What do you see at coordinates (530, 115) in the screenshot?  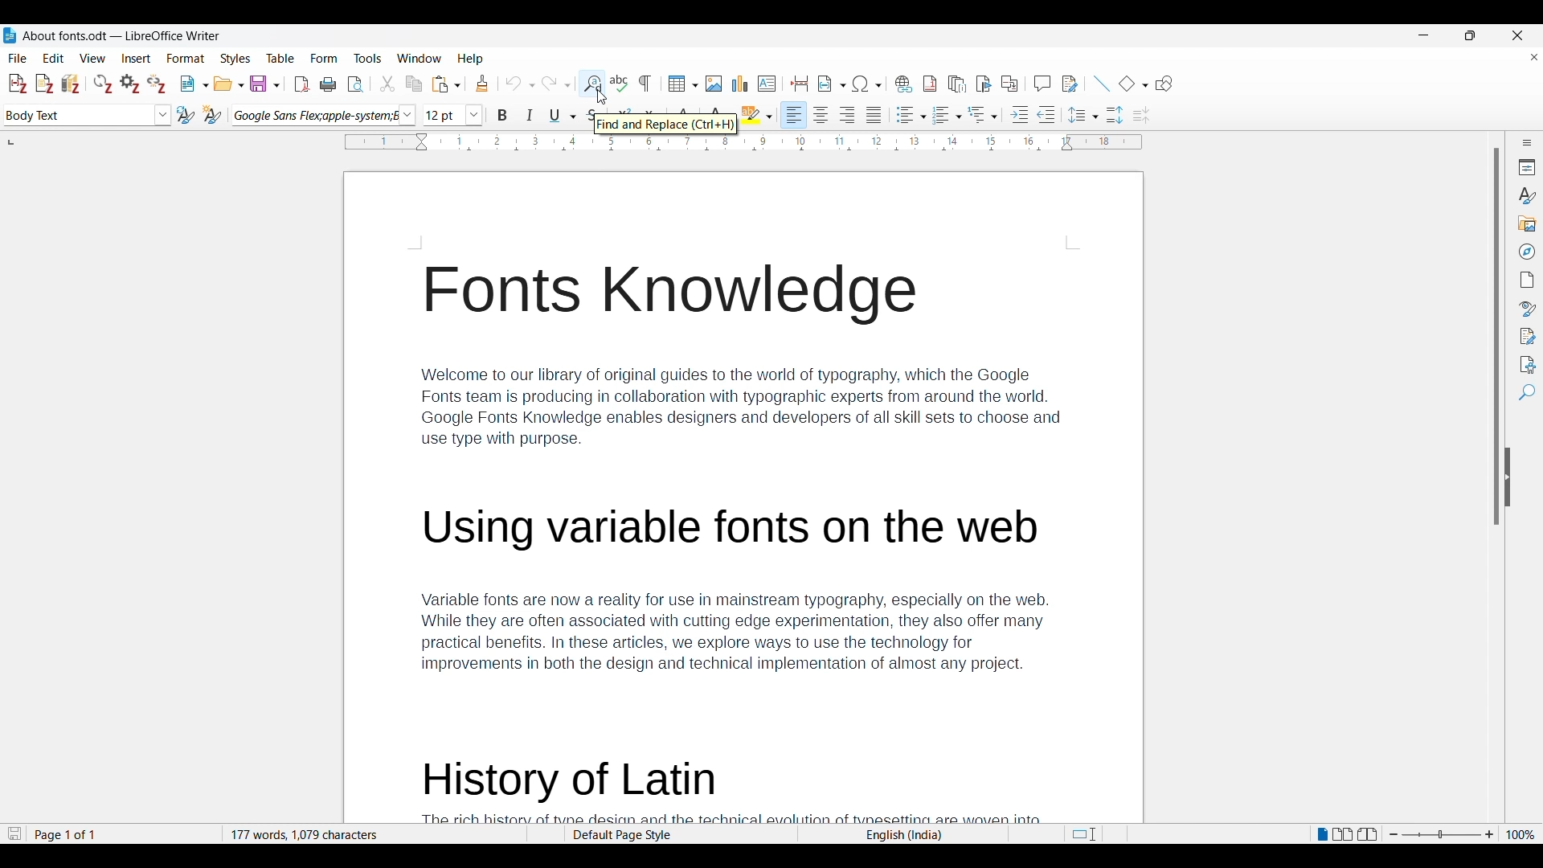 I see `Italics` at bounding box center [530, 115].